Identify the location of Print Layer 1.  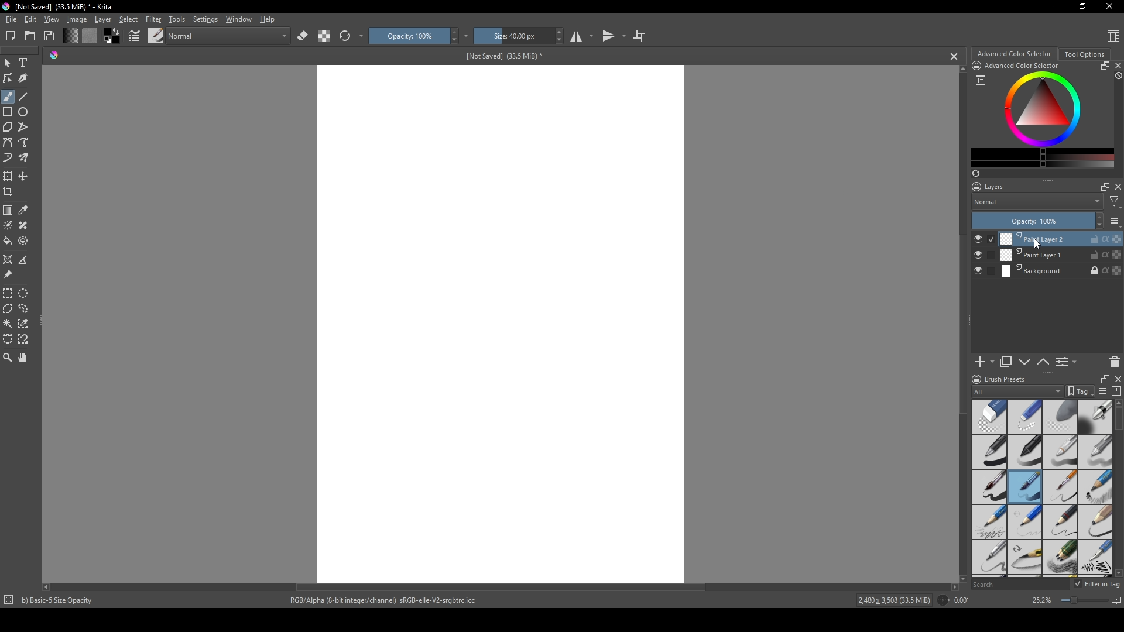
(1061, 256).